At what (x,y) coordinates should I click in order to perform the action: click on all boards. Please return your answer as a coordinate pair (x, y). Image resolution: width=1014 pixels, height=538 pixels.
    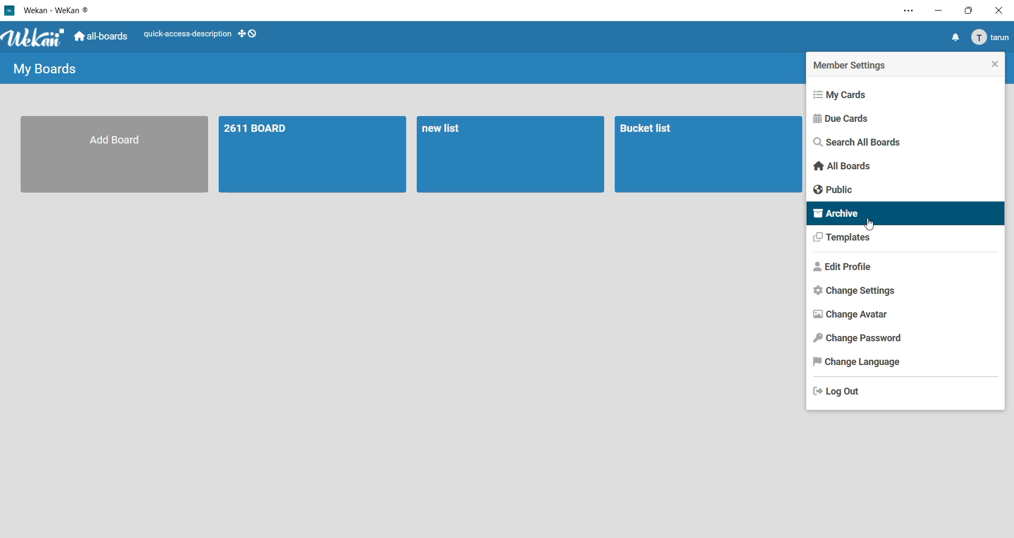
    Looking at the image, I should click on (842, 168).